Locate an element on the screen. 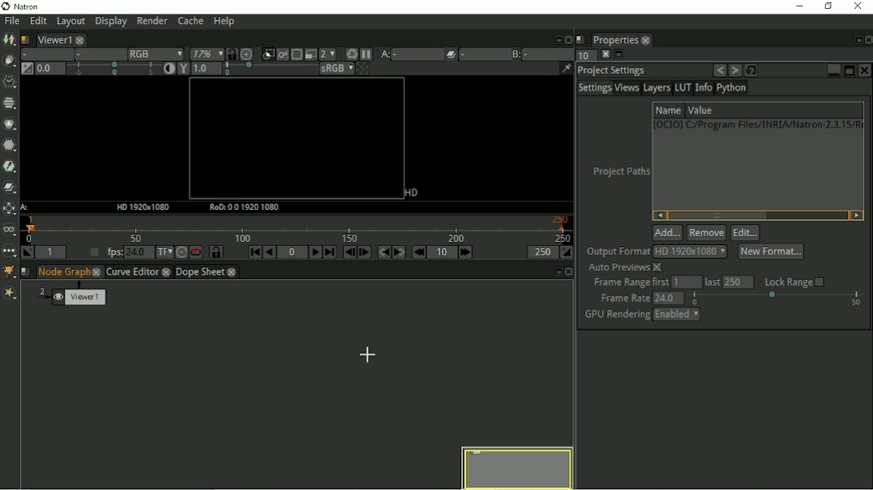 This screenshot has height=490, width=873. Time is located at coordinates (8, 81).